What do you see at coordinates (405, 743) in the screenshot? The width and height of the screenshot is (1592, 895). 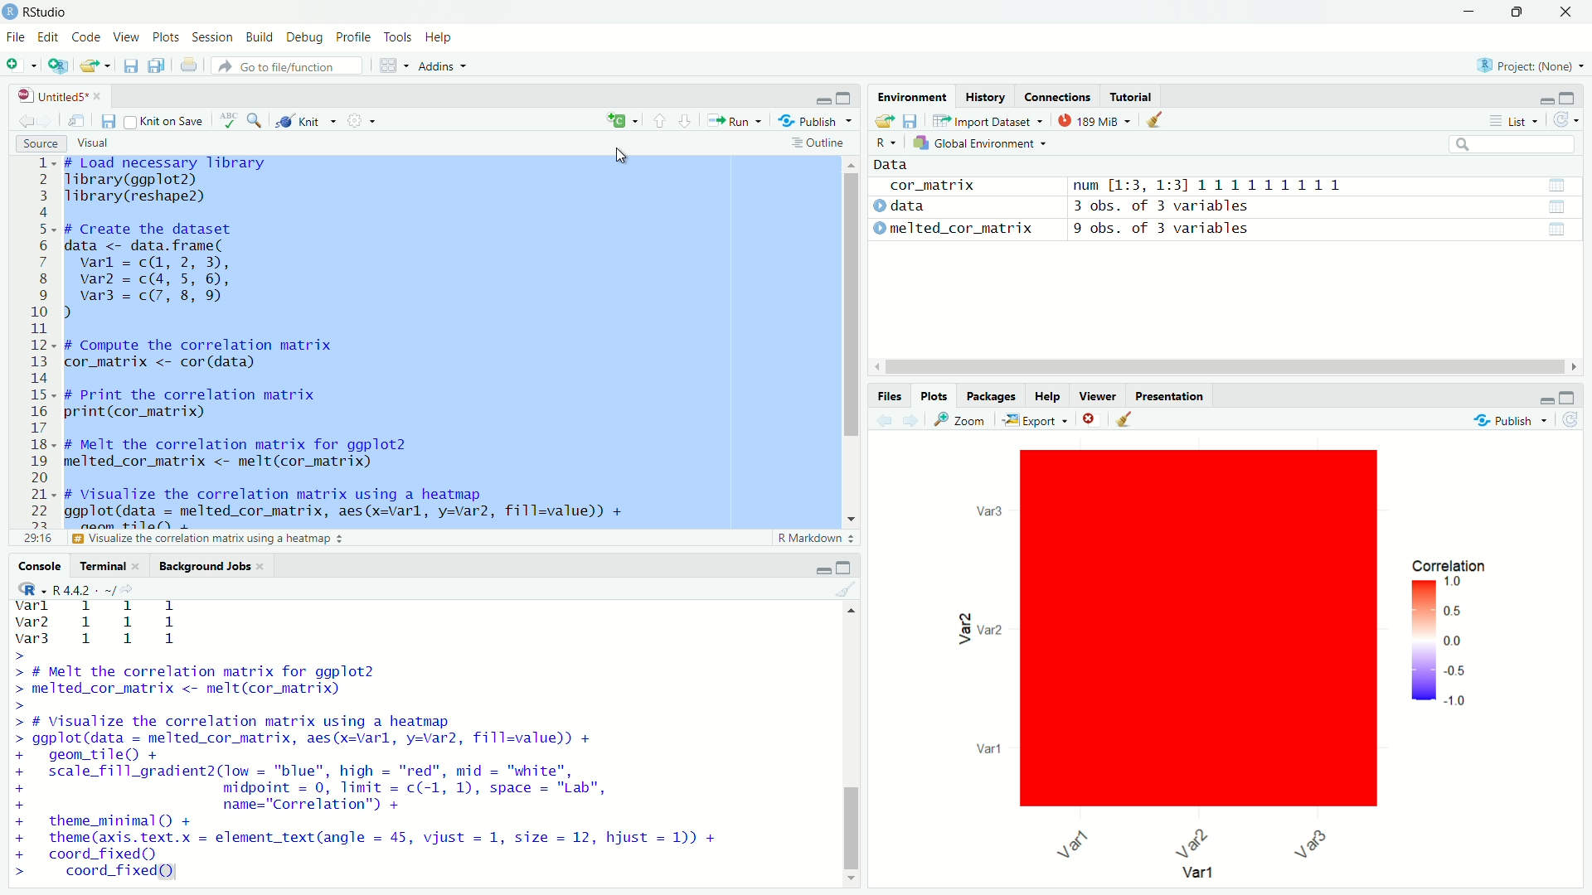 I see `cor_matrix <- cordidata)
# Print the correlation matrix
print(cor_matrix)
# Melt the correlation matrix for ggplot2
melted_cor_matrix <- melt(cor_matrix)
# Visualize the correlation matrix using a heatmap
ggplot(data = melted_cor_matrix, aes(x=varl, y=var2, fill=value)) +
geom_tile() +
scale_fill_gradient2(low = "BI", hich = "W@", mid = "White",
midpoint = 0, limit = c(-1, 1), space = "Lab",
name="Correlation") +
theme_minimal() +
theme (axis. text.x = element_text(angle = 45, vijust = 1, size = 12, hjust = 1)) +
coord_fixed)` at bounding box center [405, 743].